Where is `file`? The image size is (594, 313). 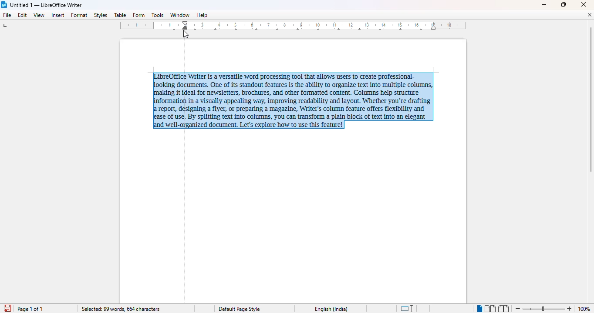 file is located at coordinates (7, 15).